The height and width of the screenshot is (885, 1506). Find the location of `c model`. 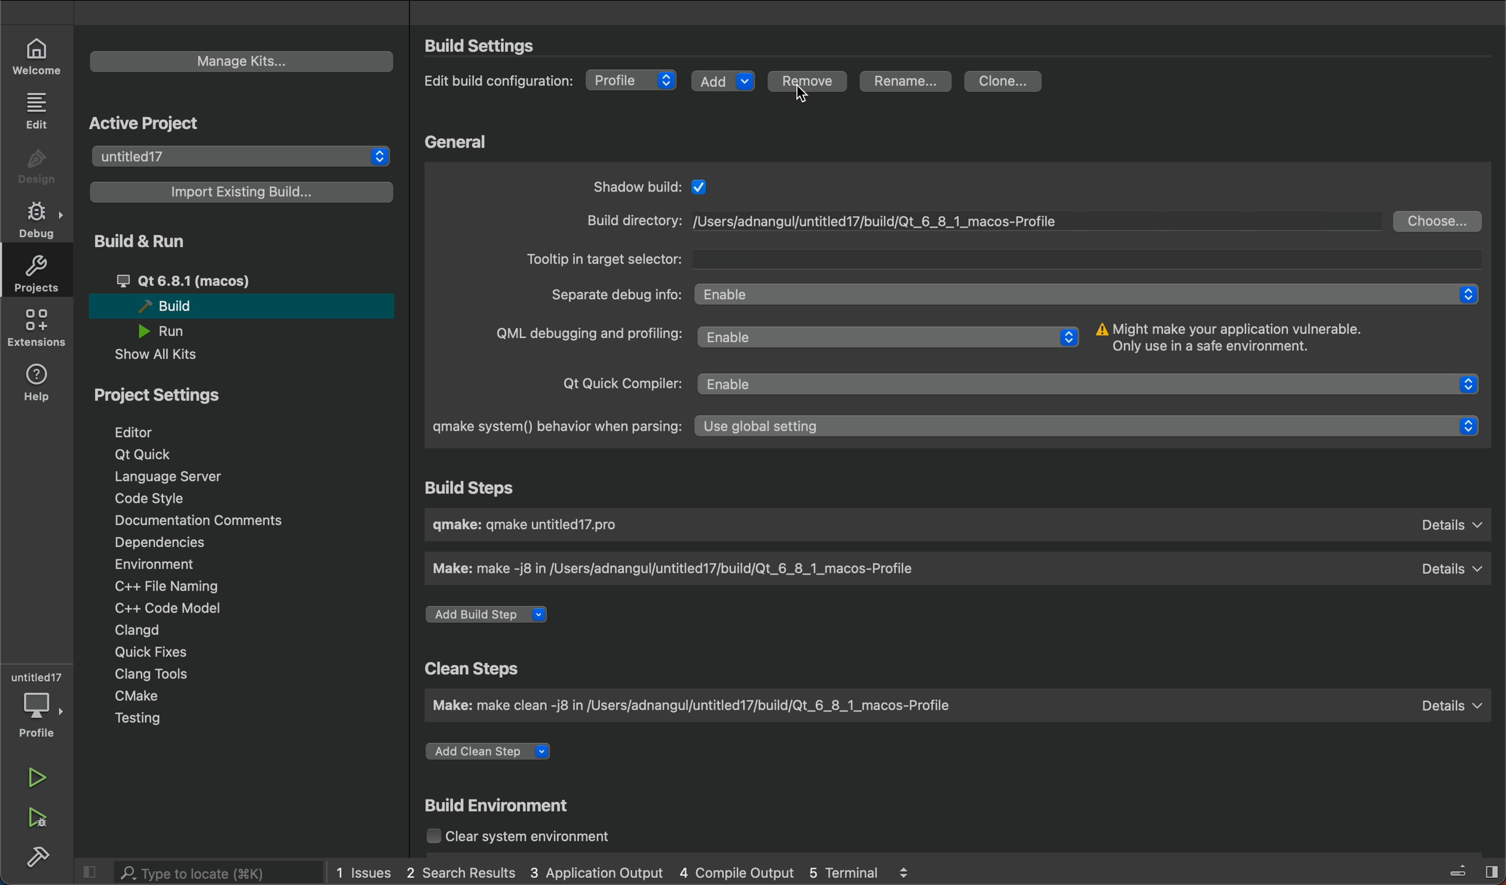

c model is located at coordinates (167, 608).